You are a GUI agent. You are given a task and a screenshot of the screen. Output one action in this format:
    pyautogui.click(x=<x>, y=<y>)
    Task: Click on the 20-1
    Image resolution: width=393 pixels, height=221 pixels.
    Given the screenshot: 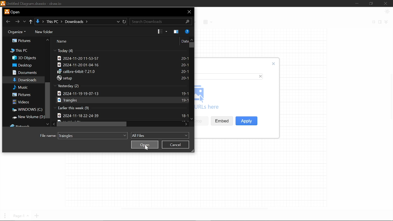 What is the action you would take?
    pyautogui.click(x=185, y=72)
    